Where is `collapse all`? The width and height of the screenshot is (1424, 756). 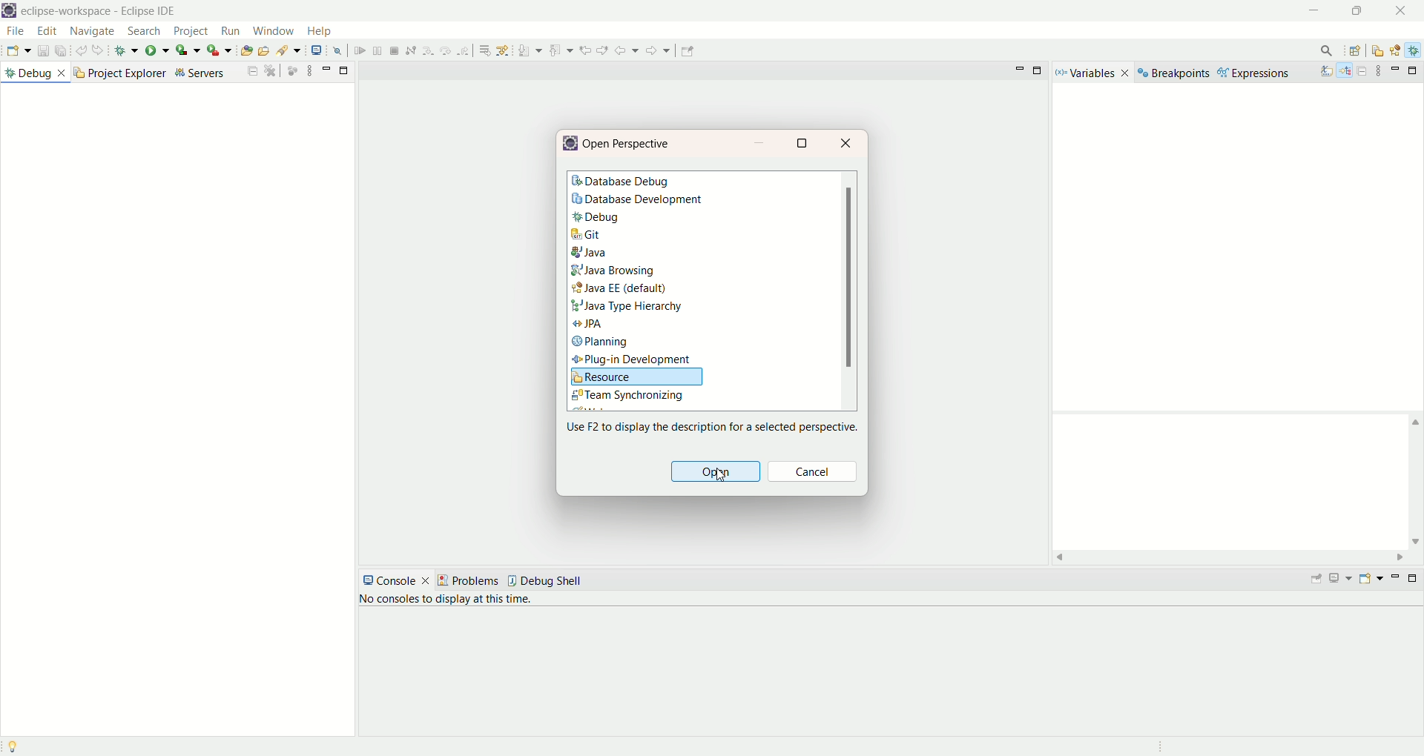 collapse all is located at coordinates (1362, 72).